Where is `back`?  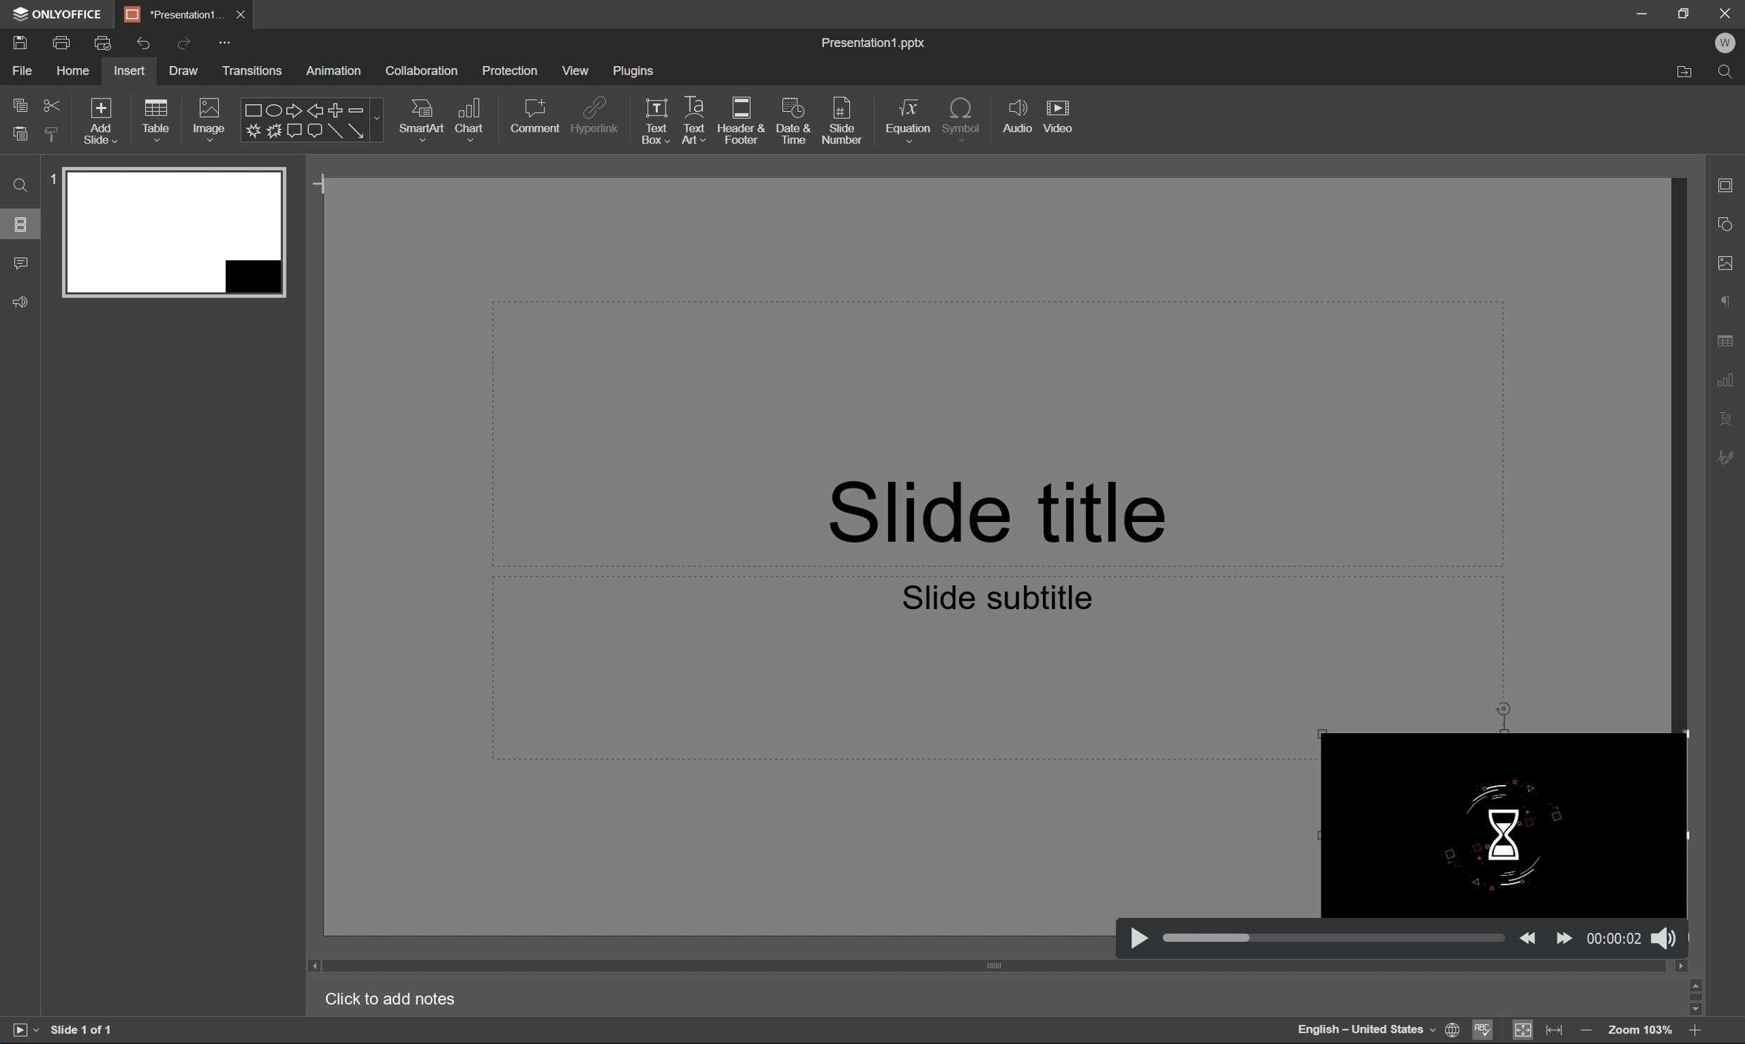 back is located at coordinates (1529, 936).